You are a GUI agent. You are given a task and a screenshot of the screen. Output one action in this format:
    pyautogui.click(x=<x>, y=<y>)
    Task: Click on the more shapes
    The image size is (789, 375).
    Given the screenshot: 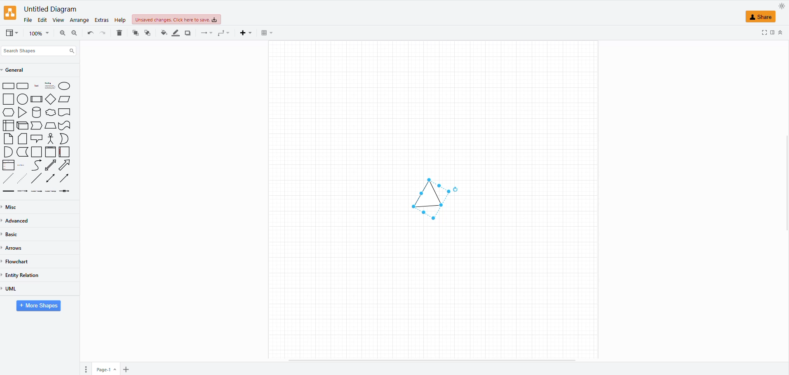 What is the action you would take?
    pyautogui.click(x=39, y=307)
    